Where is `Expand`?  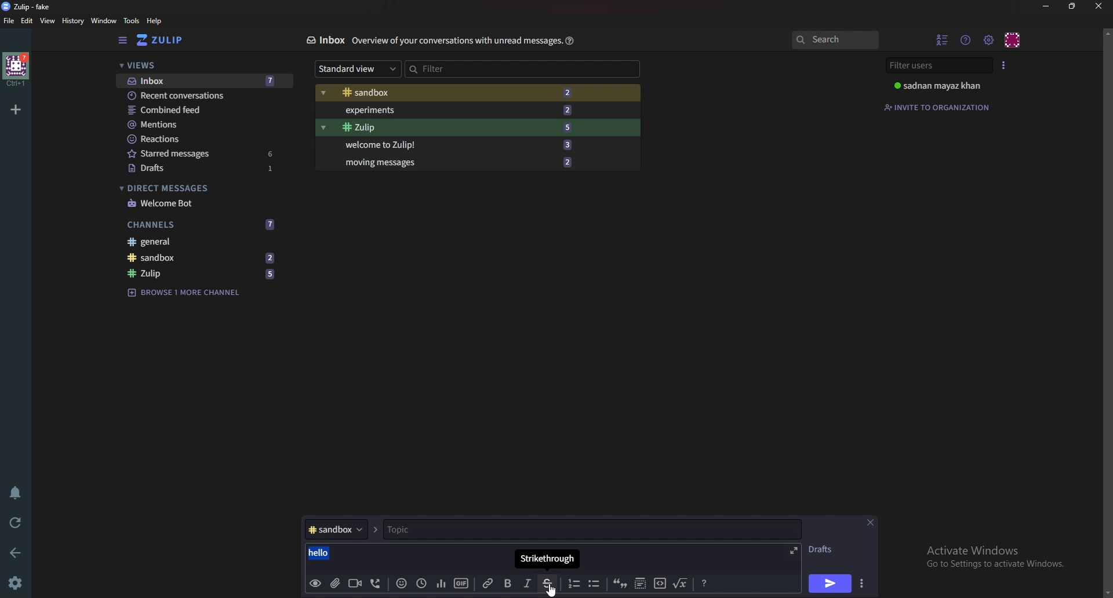
Expand is located at coordinates (795, 549).